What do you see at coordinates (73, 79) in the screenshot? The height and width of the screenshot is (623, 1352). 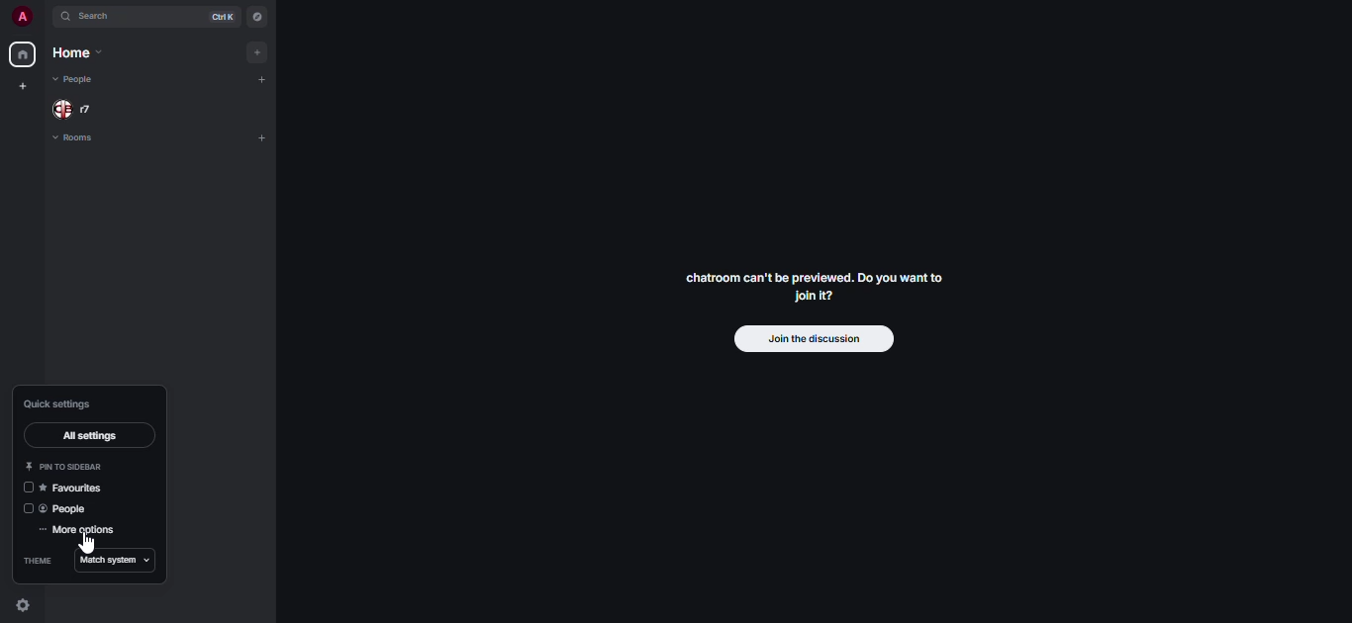 I see `people` at bounding box center [73, 79].